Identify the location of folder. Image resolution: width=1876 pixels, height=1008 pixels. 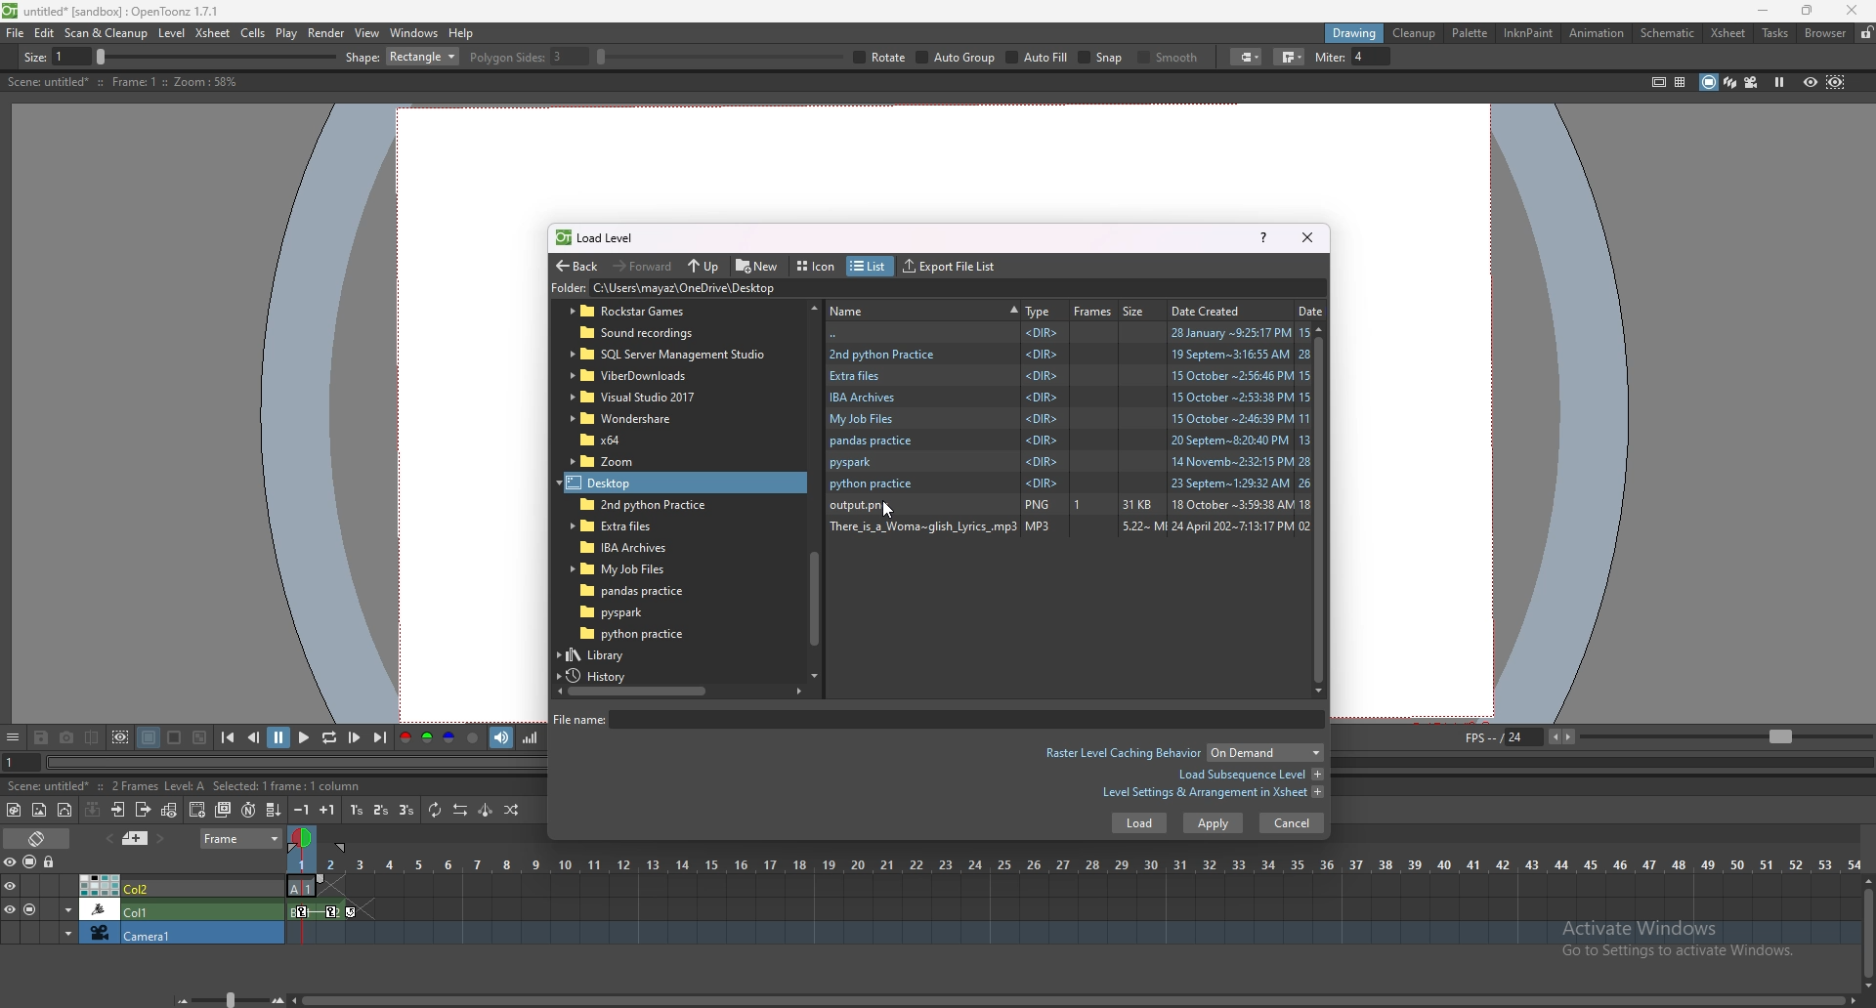
(655, 312).